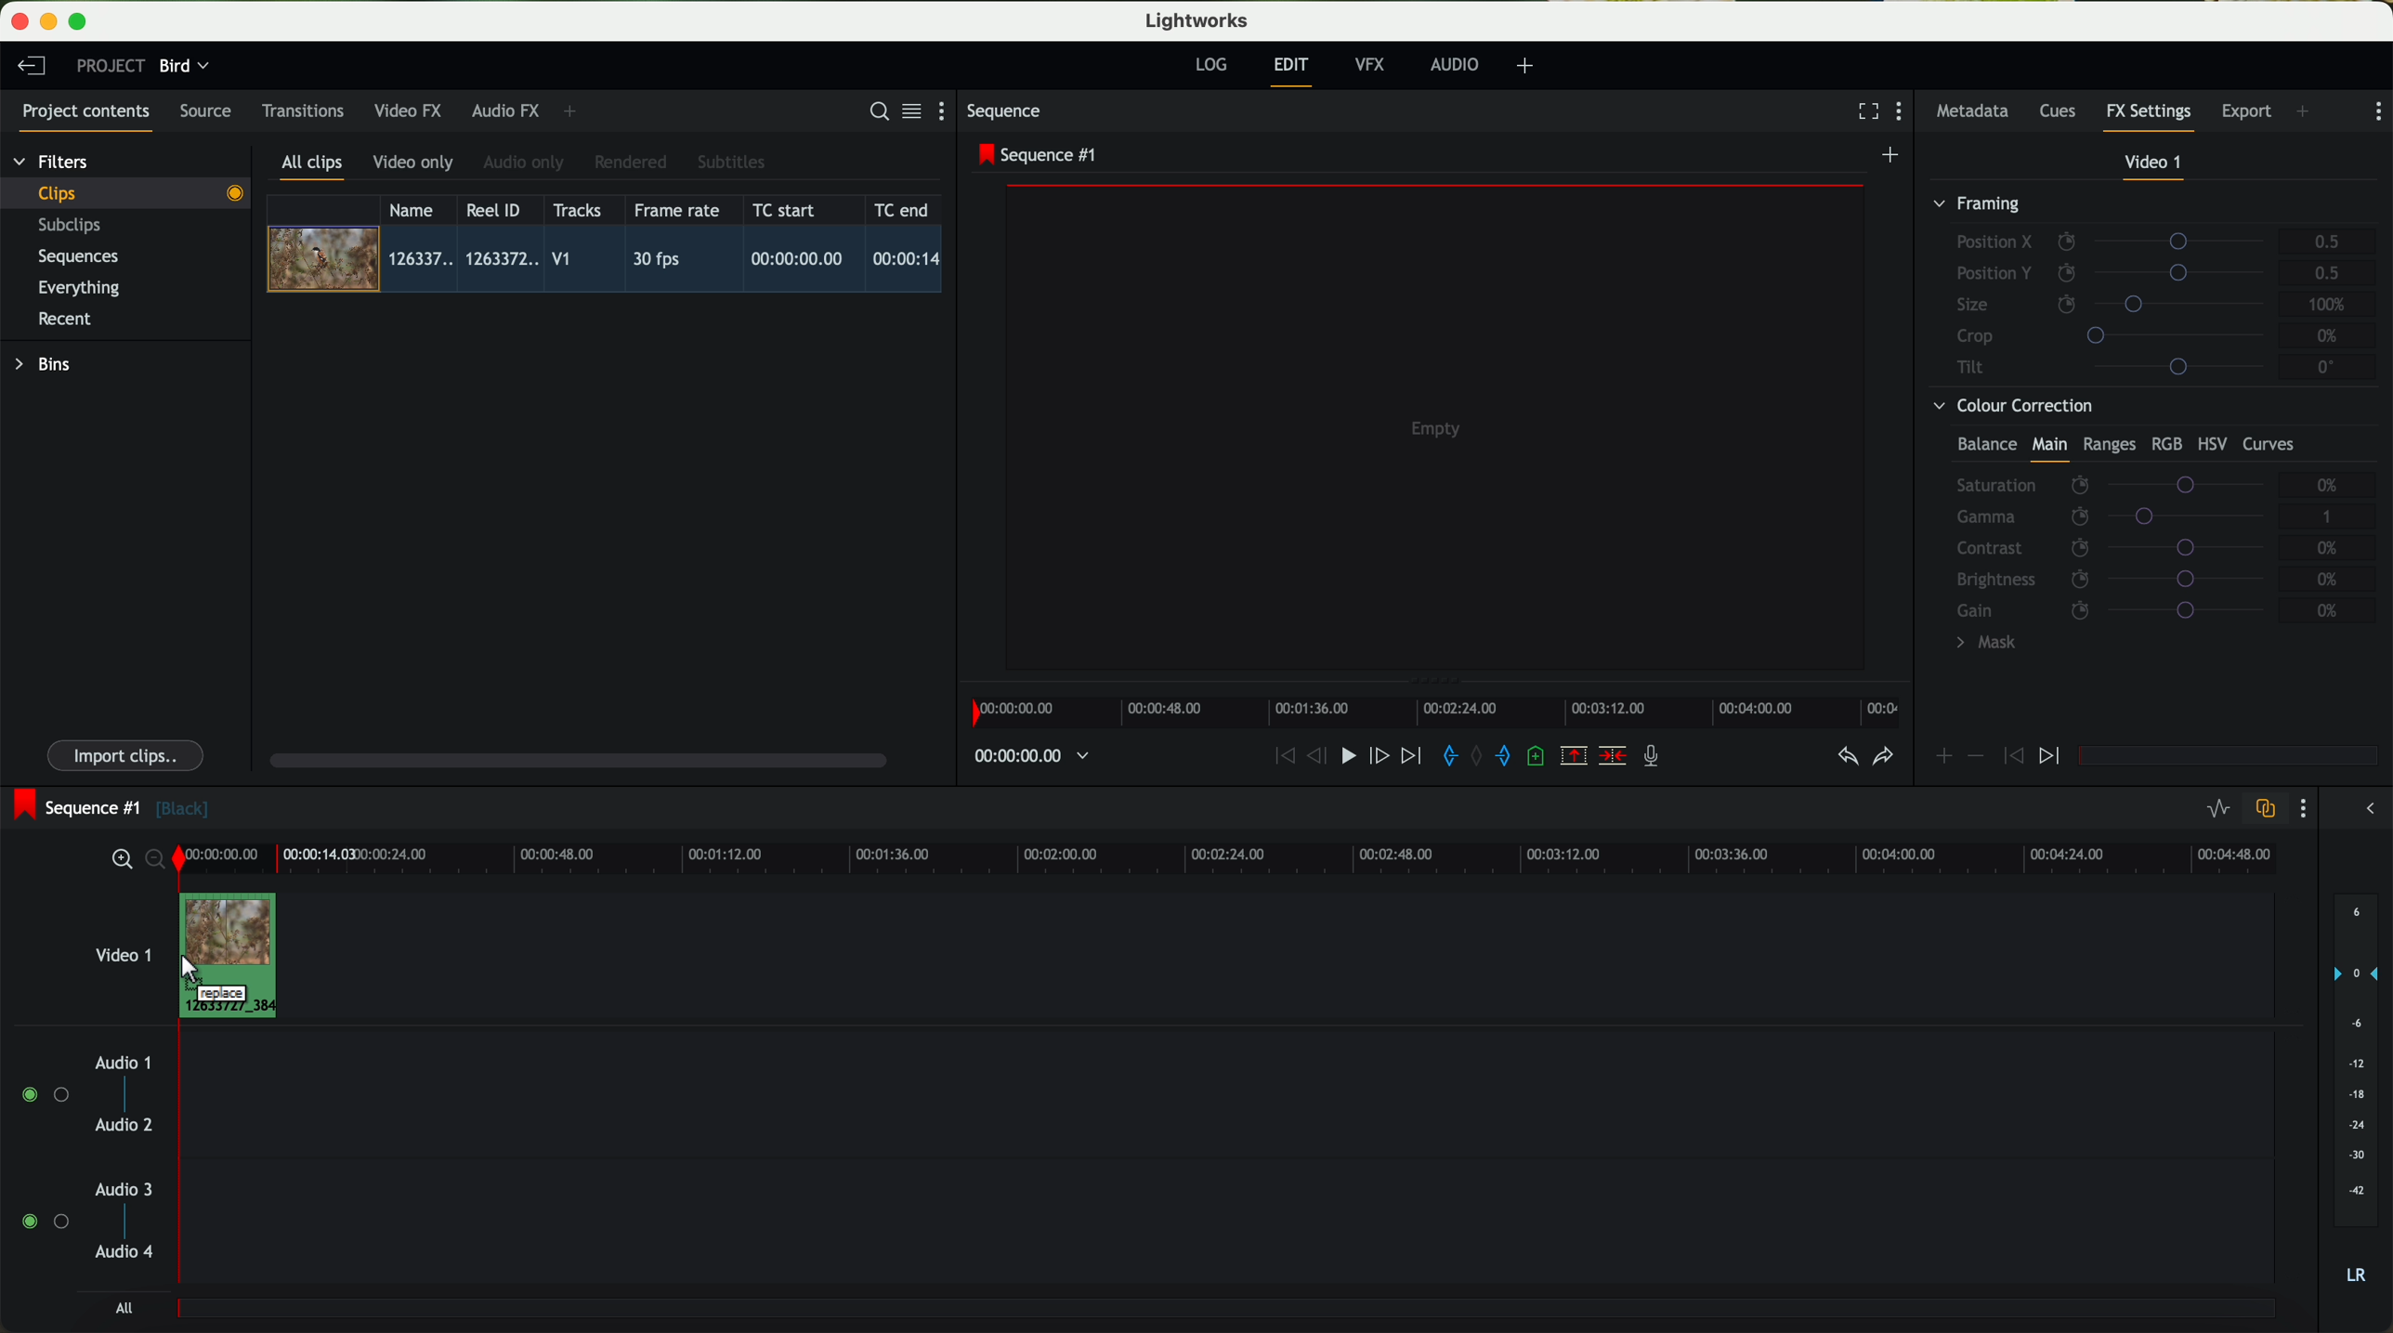  What do you see at coordinates (53, 161) in the screenshot?
I see `filters` at bounding box center [53, 161].